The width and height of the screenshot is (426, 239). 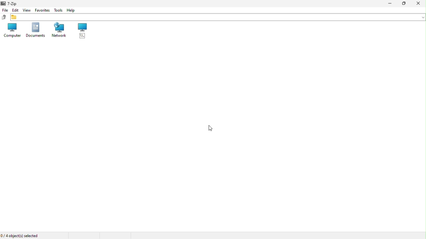 What do you see at coordinates (419, 4) in the screenshot?
I see `Close` at bounding box center [419, 4].